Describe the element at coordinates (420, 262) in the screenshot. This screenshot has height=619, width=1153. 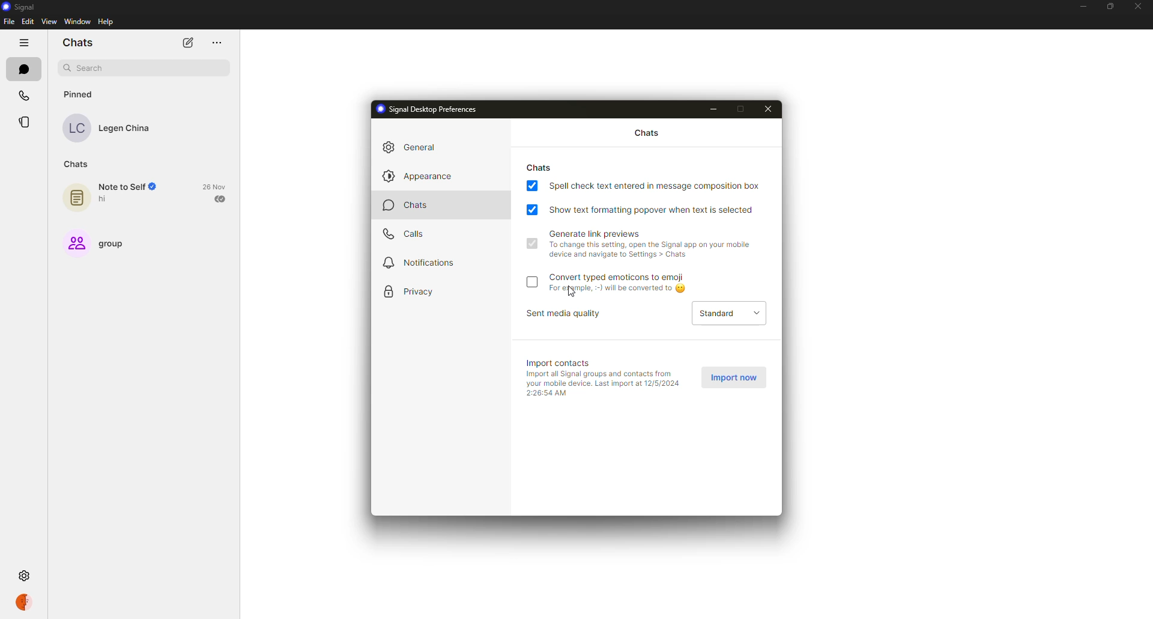
I see `notifications` at that location.